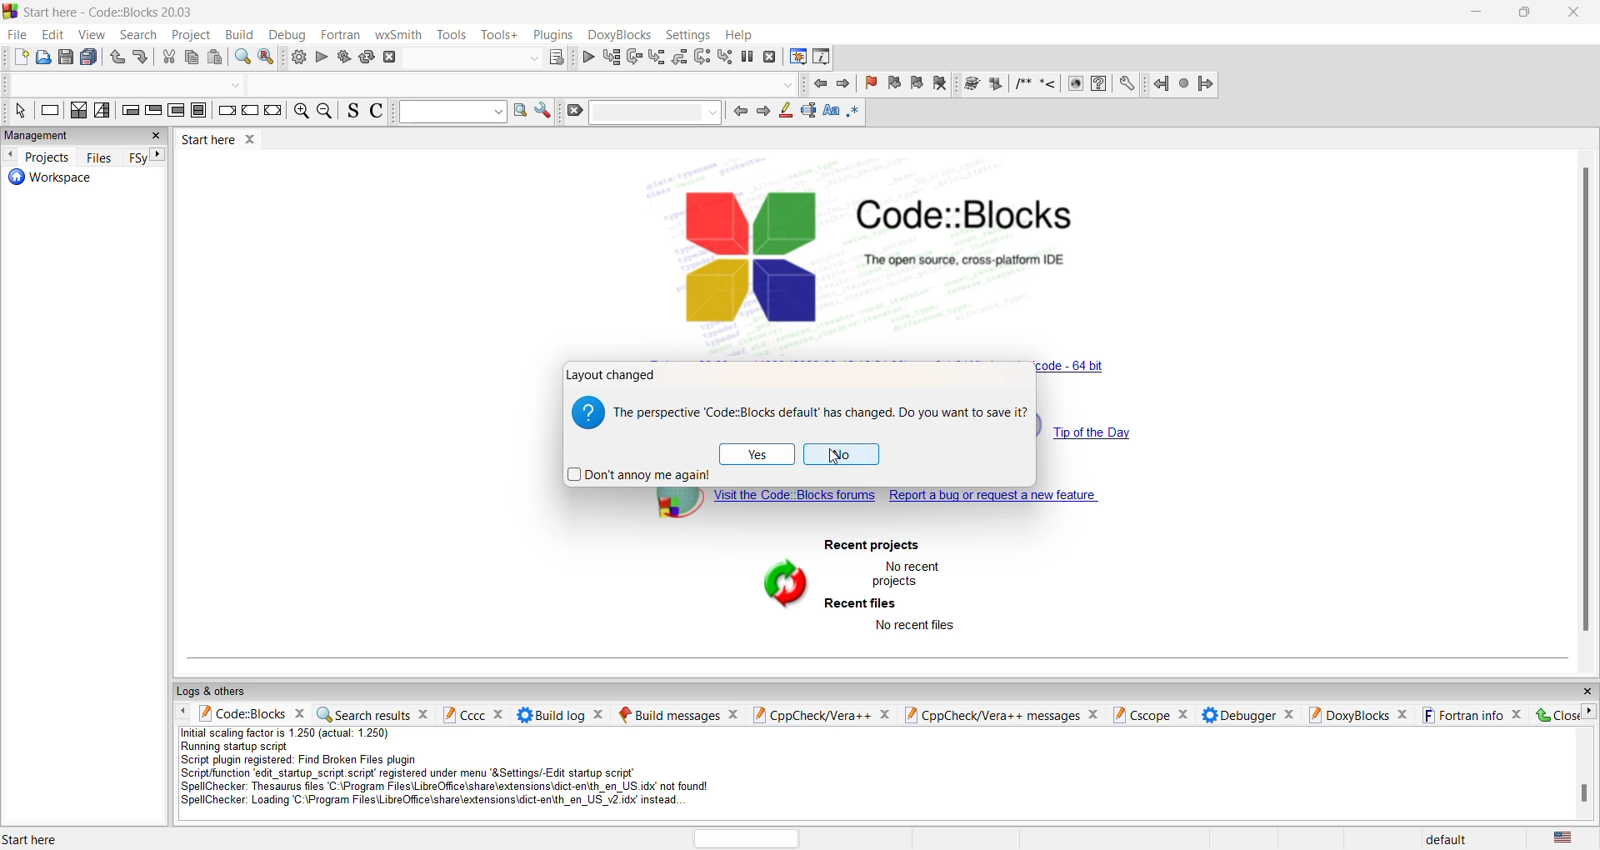 This screenshot has width=1600, height=850. What do you see at coordinates (542, 112) in the screenshot?
I see `settings` at bounding box center [542, 112].